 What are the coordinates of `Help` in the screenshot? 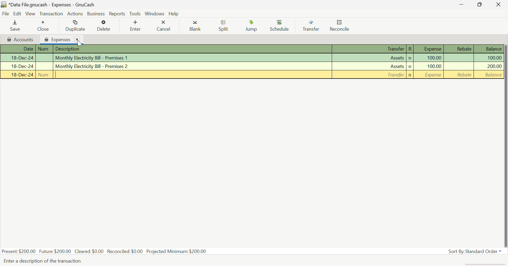 It's located at (174, 13).